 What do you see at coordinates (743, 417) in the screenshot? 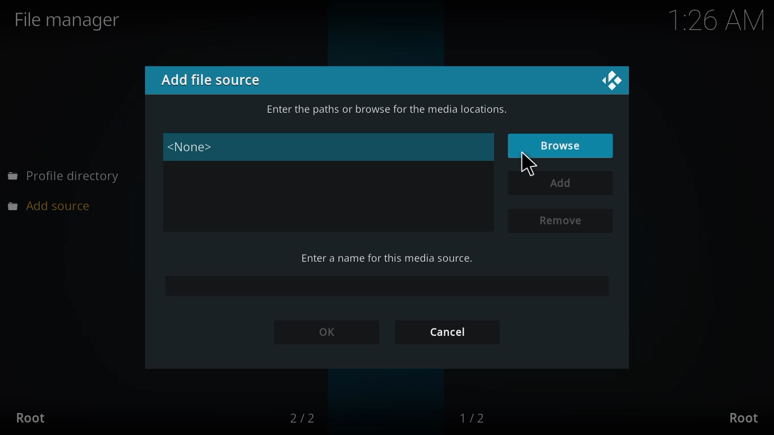
I see `root` at bounding box center [743, 417].